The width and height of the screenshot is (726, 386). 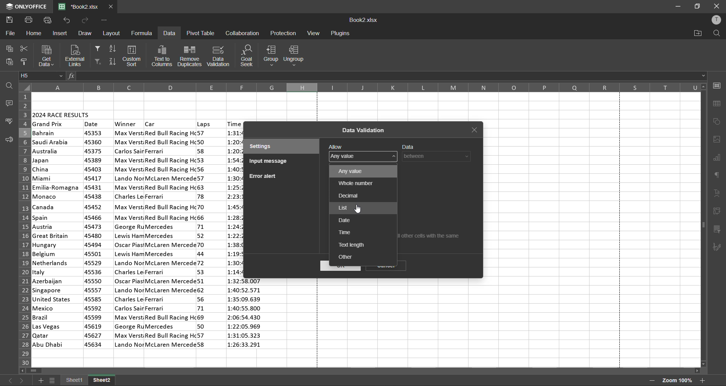 I want to click on close tab, so click(x=111, y=7).